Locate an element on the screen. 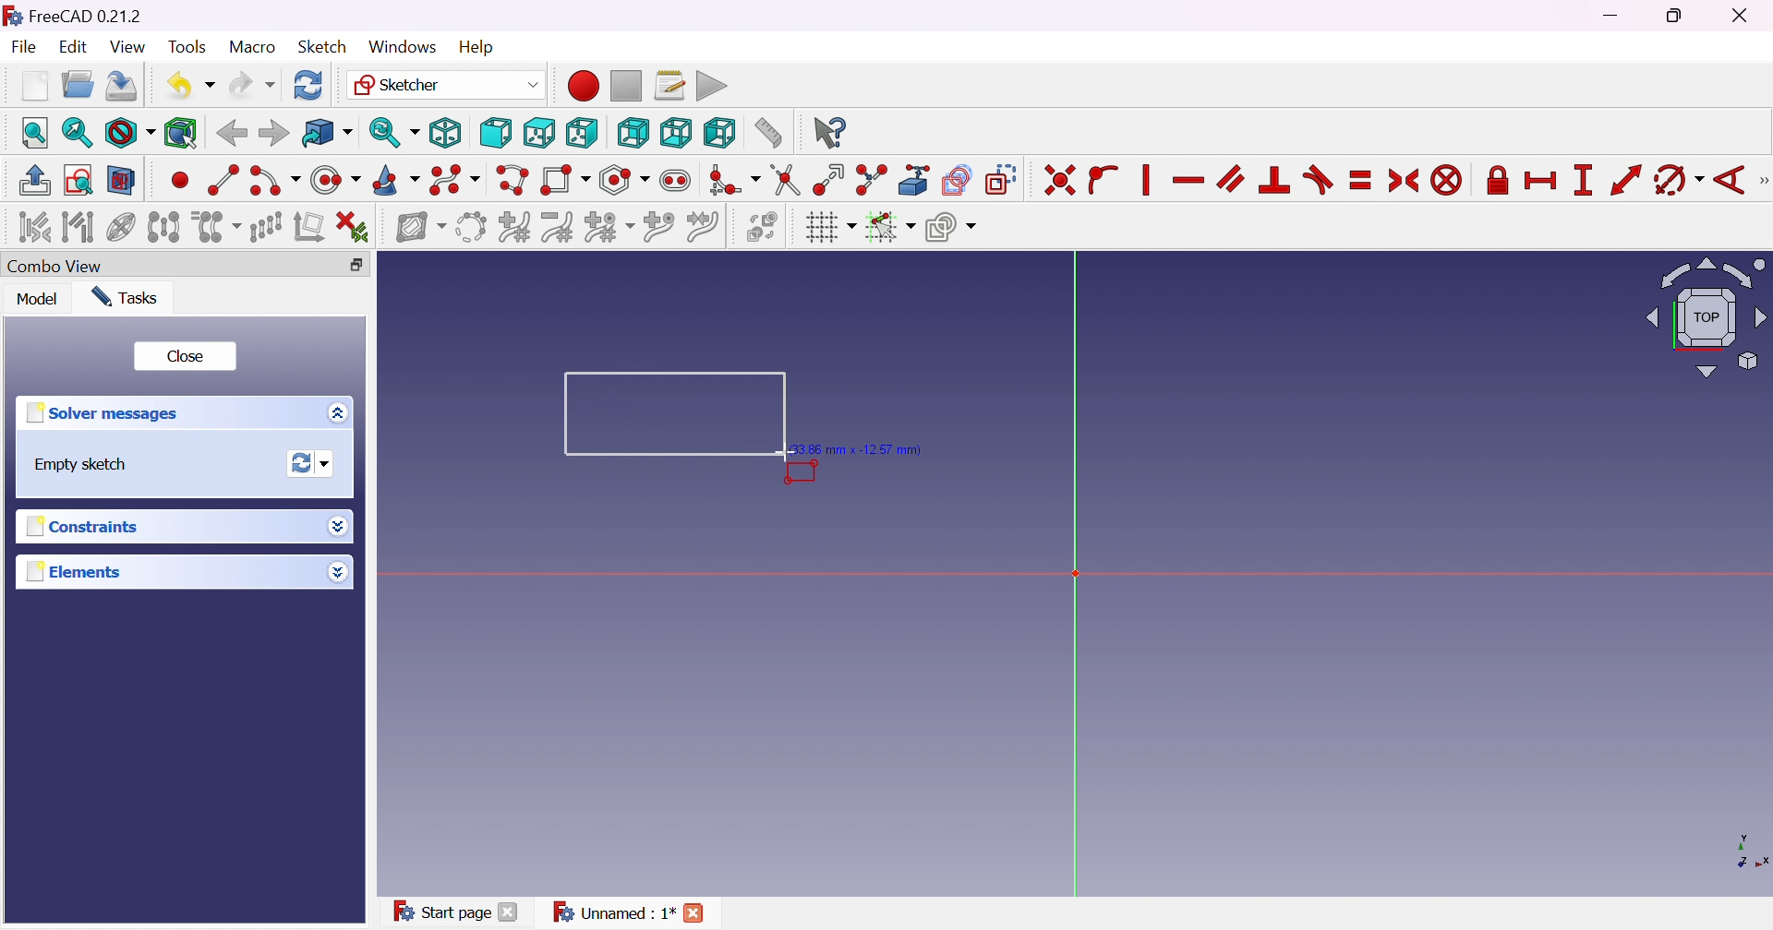  Modify knot multiplicity is located at coordinates (609, 226).